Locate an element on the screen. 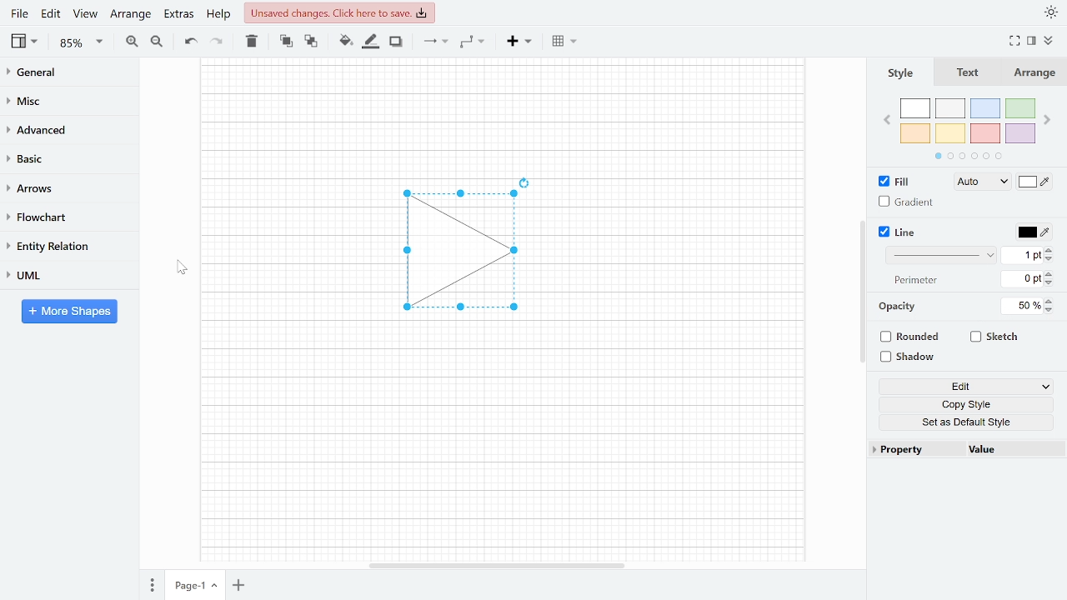  Delete is located at coordinates (250, 41).